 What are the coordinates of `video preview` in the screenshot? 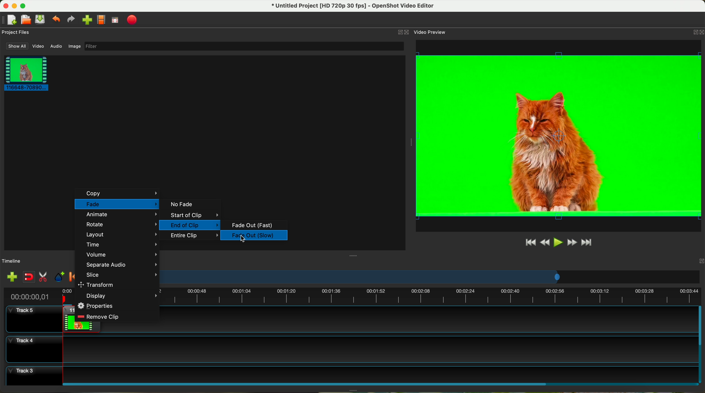 It's located at (558, 136).